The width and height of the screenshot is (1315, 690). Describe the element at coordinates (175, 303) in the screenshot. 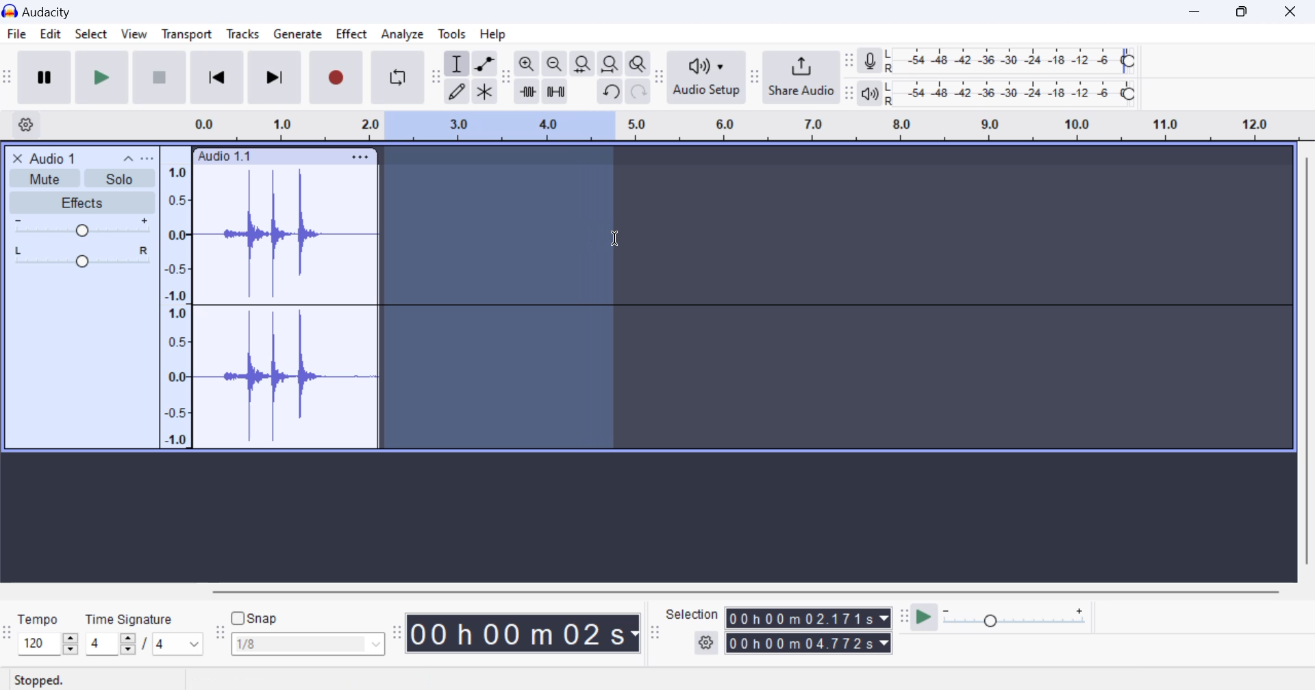

I see `Scale to measure intensity of waves in track` at that location.